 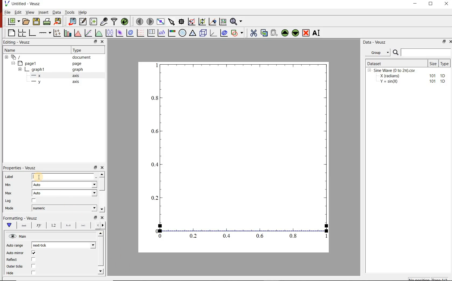 What do you see at coordinates (64, 208) in the screenshot?
I see `Numeric` at bounding box center [64, 208].